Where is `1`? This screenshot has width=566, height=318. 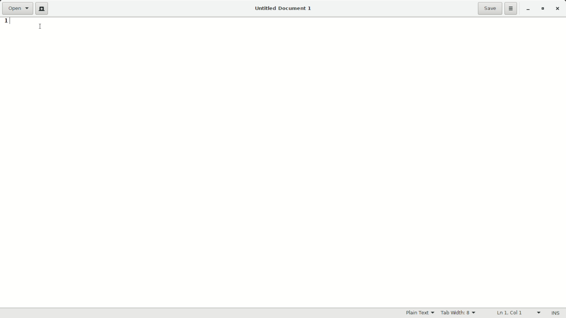
1 is located at coordinates (8, 20).